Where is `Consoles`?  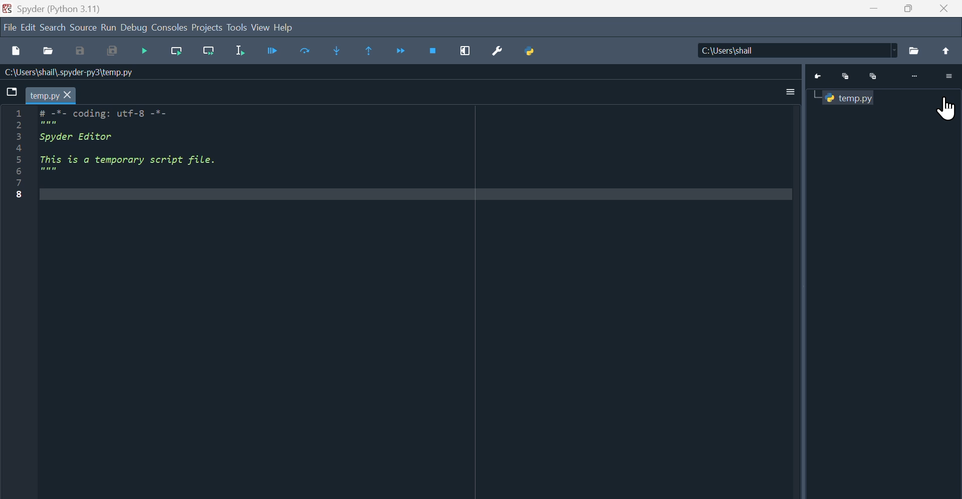 Consoles is located at coordinates (170, 27).